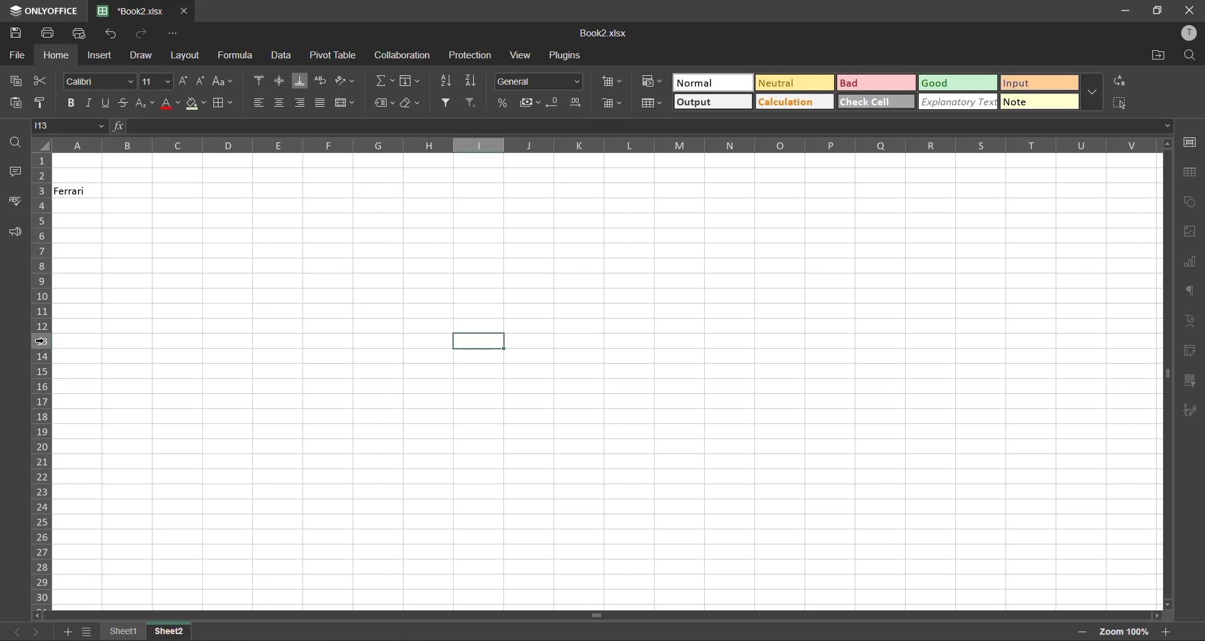 The width and height of the screenshot is (1205, 641). I want to click on charts, so click(1191, 263).